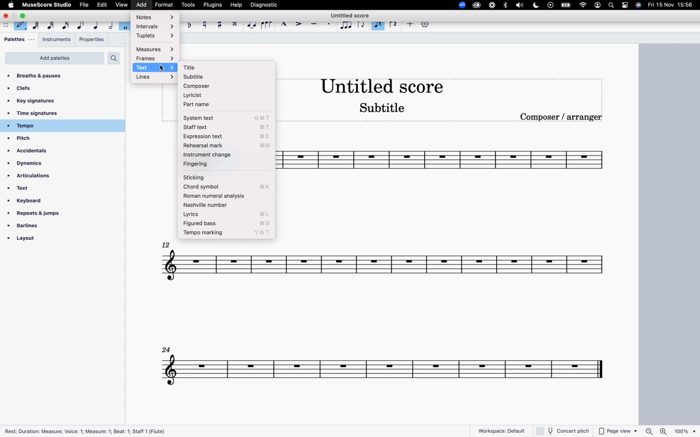 The width and height of the screenshot is (700, 437). What do you see at coordinates (42, 139) in the screenshot?
I see `pitch` at bounding box center [42, 139].